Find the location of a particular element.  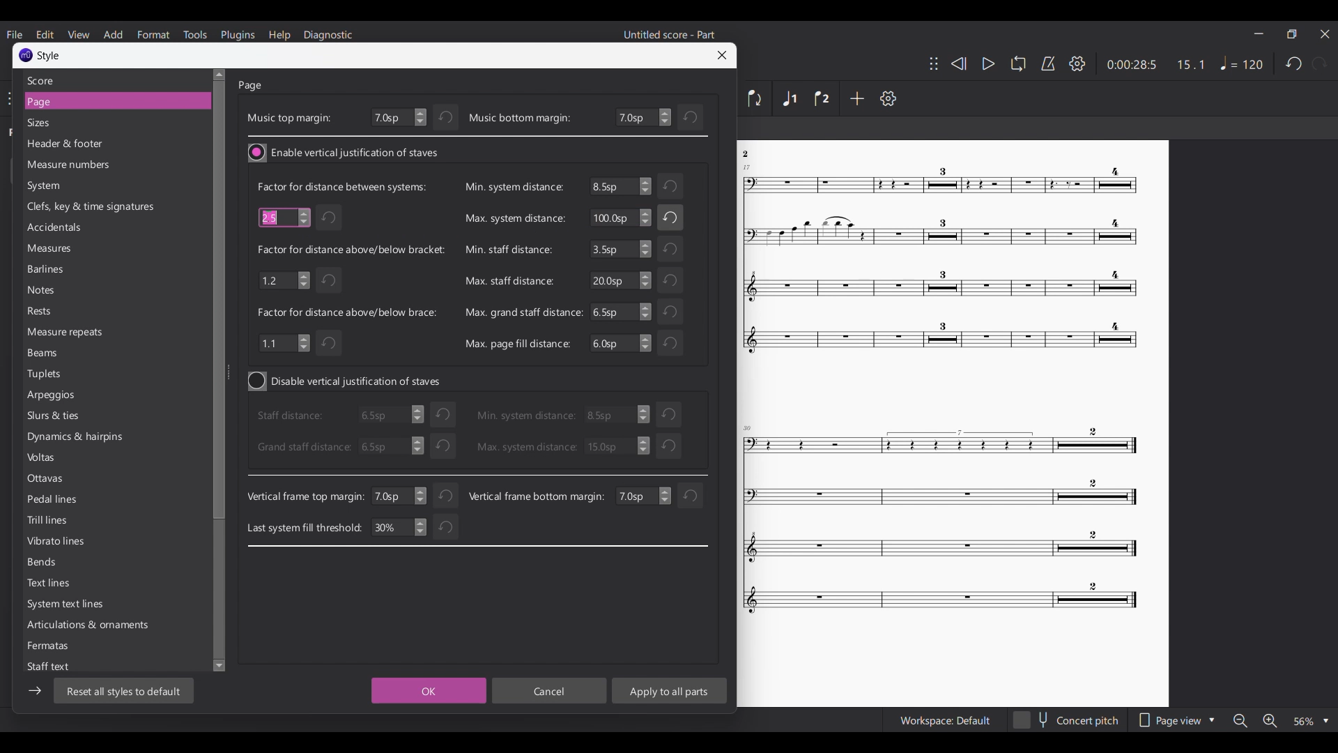

 is located at coordinates (941, 260).